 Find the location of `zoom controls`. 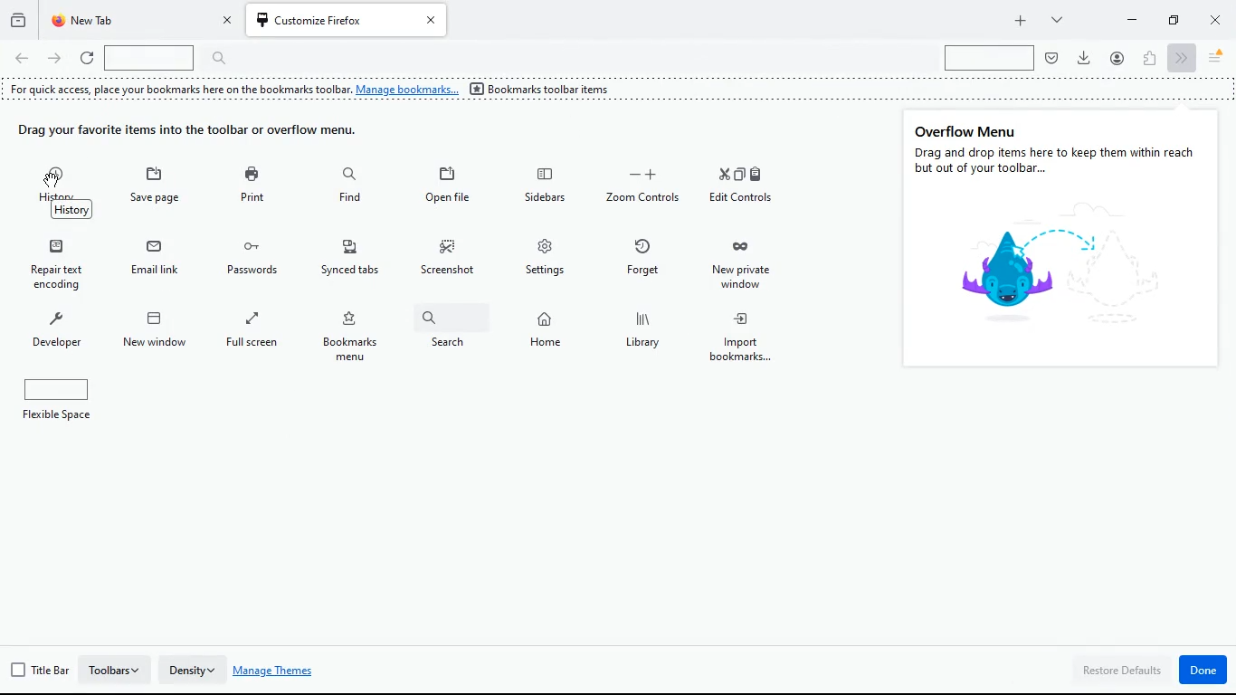

zoom controls is located at coordinates (645, 188).